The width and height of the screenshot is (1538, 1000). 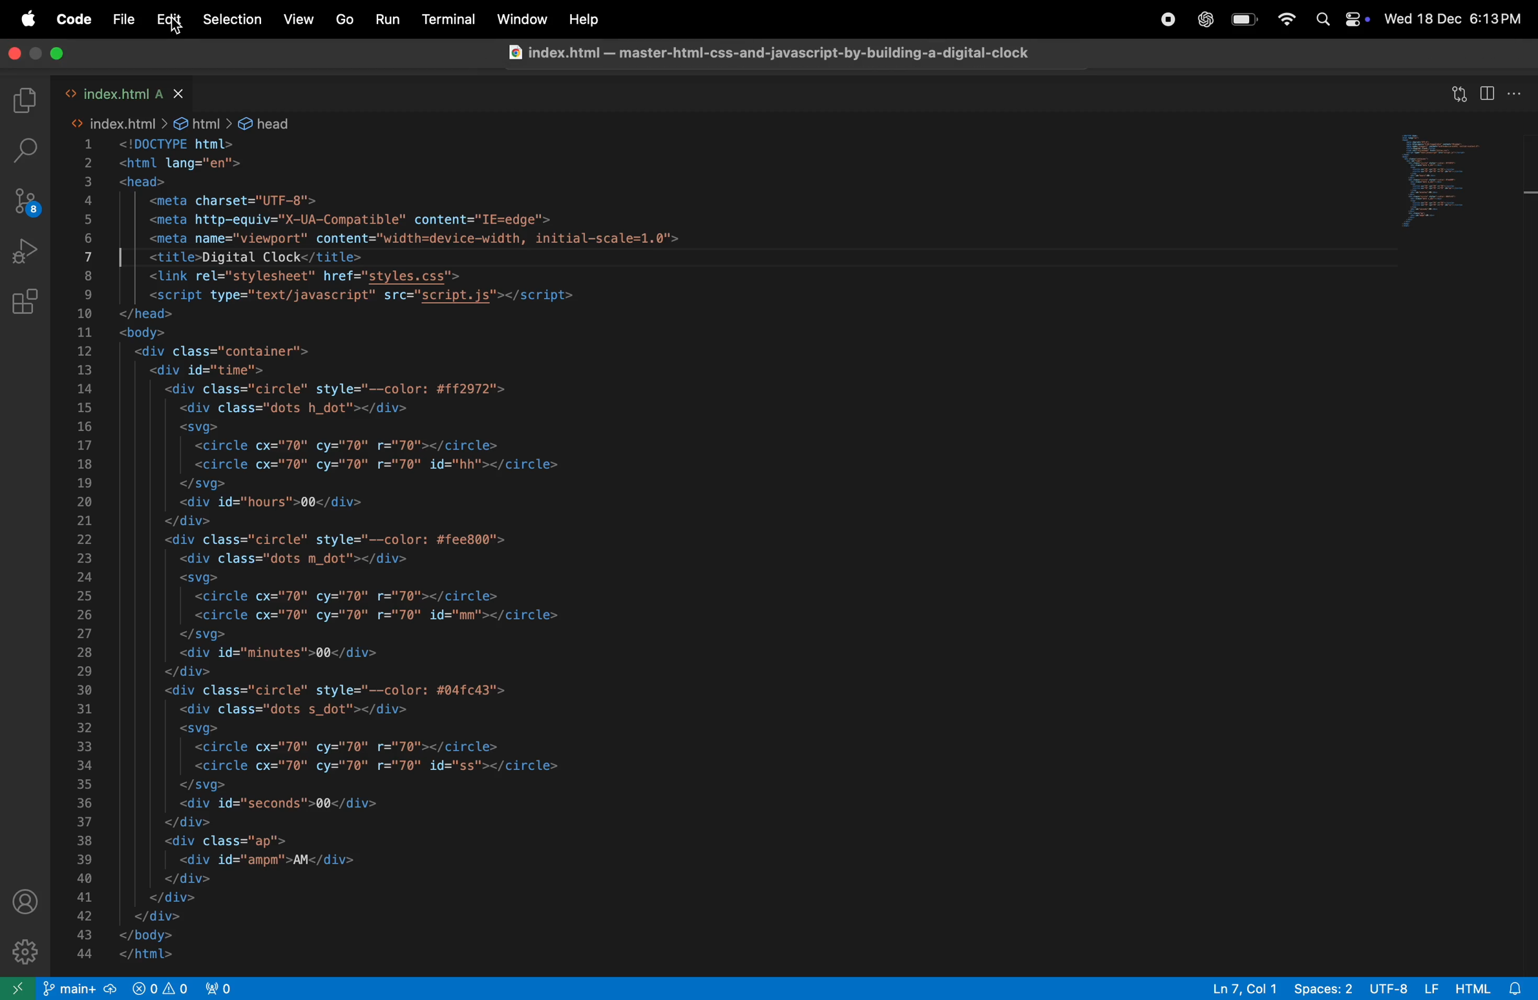 I want to click on extensions, so click(x=26, y=305).